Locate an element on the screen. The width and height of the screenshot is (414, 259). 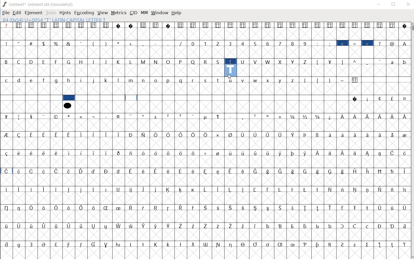
view is located at coordinates (103, 12).